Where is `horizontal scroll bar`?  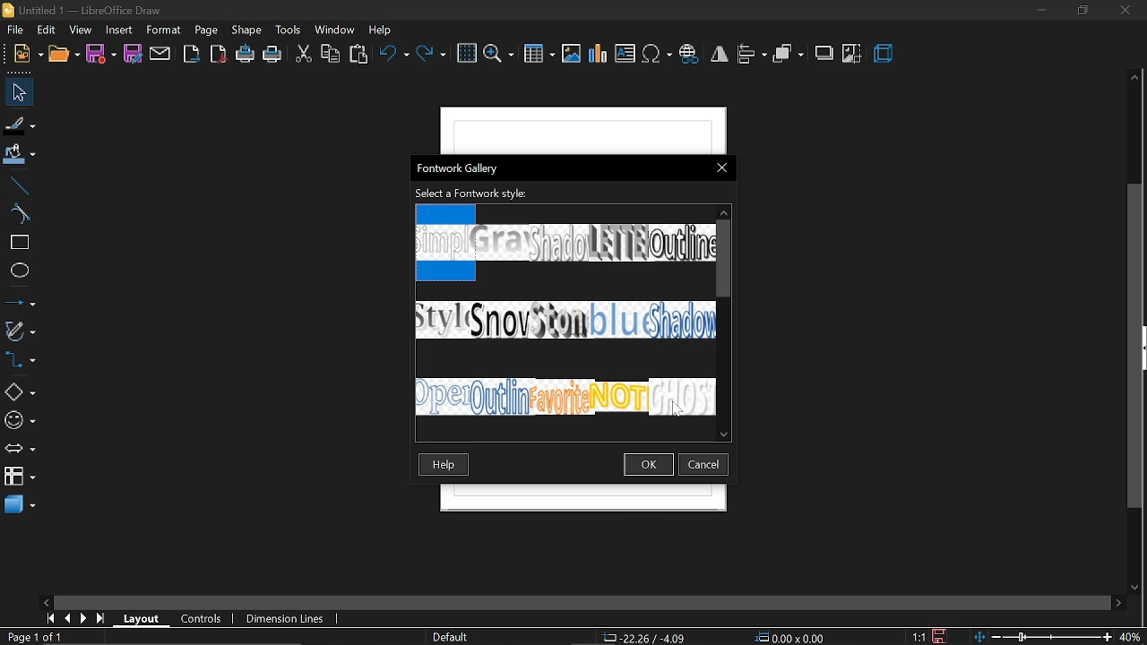
horizontal scroll bar is located at coordinates (587, 603).